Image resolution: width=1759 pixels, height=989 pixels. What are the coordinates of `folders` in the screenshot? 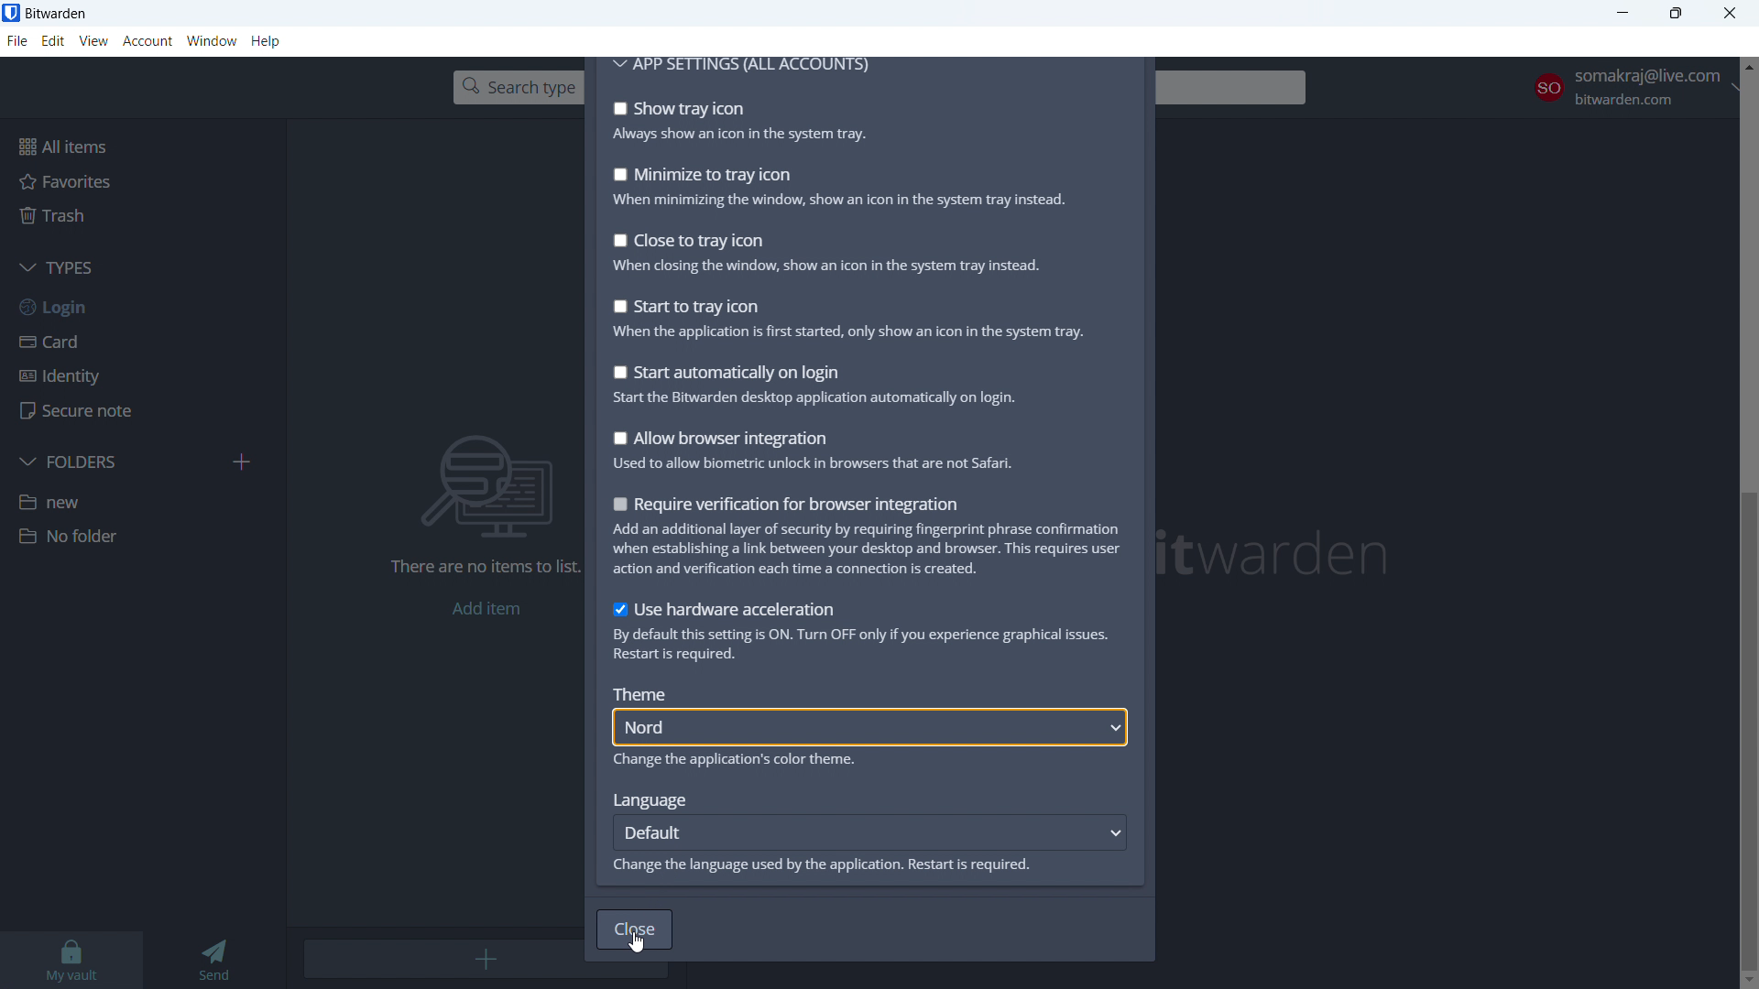 It's located at (116, 462).